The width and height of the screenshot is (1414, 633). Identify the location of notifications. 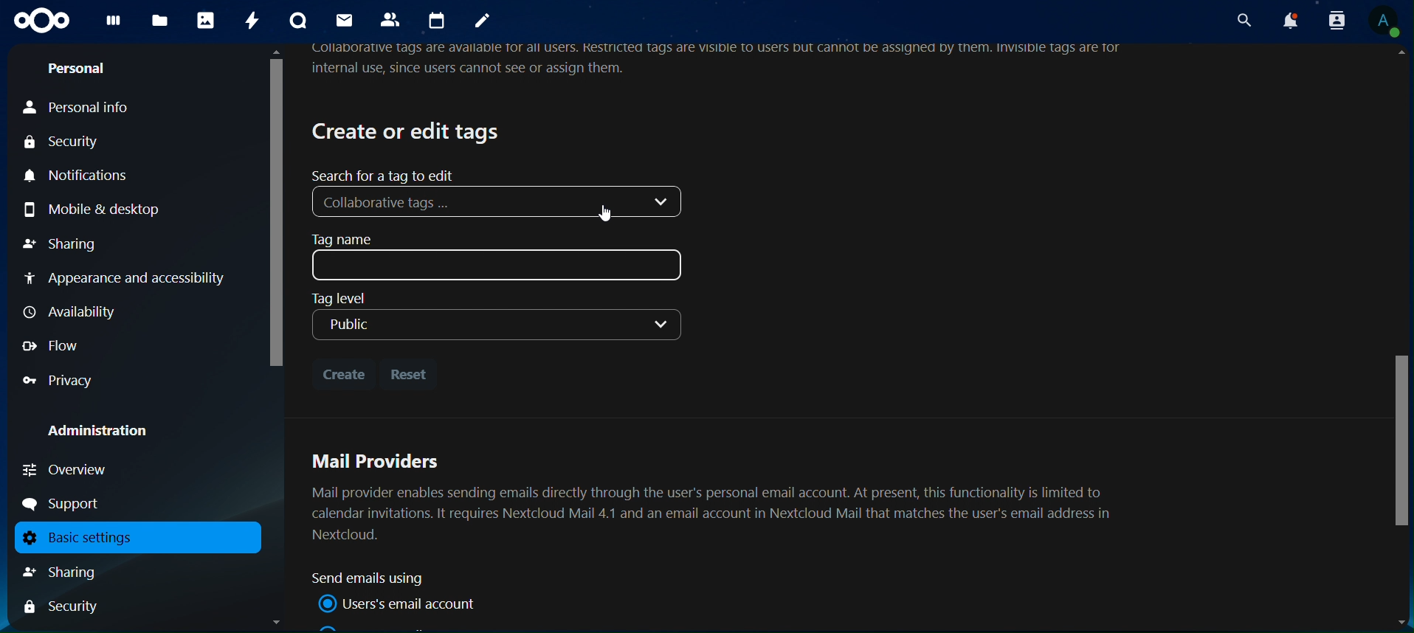
(1288, 21).